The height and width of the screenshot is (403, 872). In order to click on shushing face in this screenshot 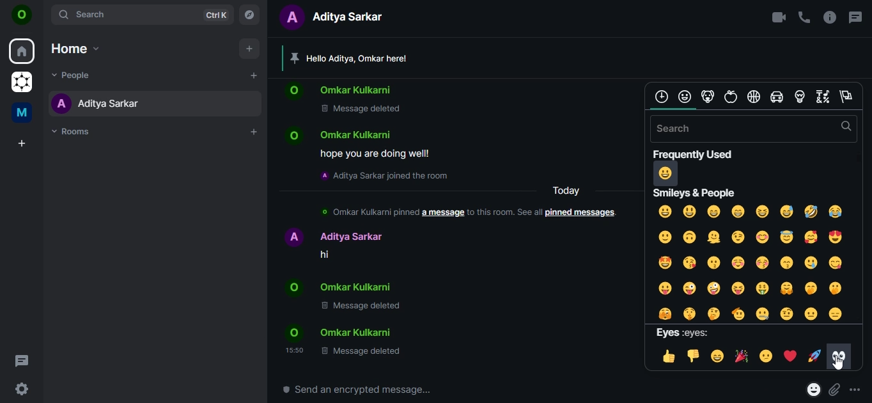, I will do `click(689, 315)`.